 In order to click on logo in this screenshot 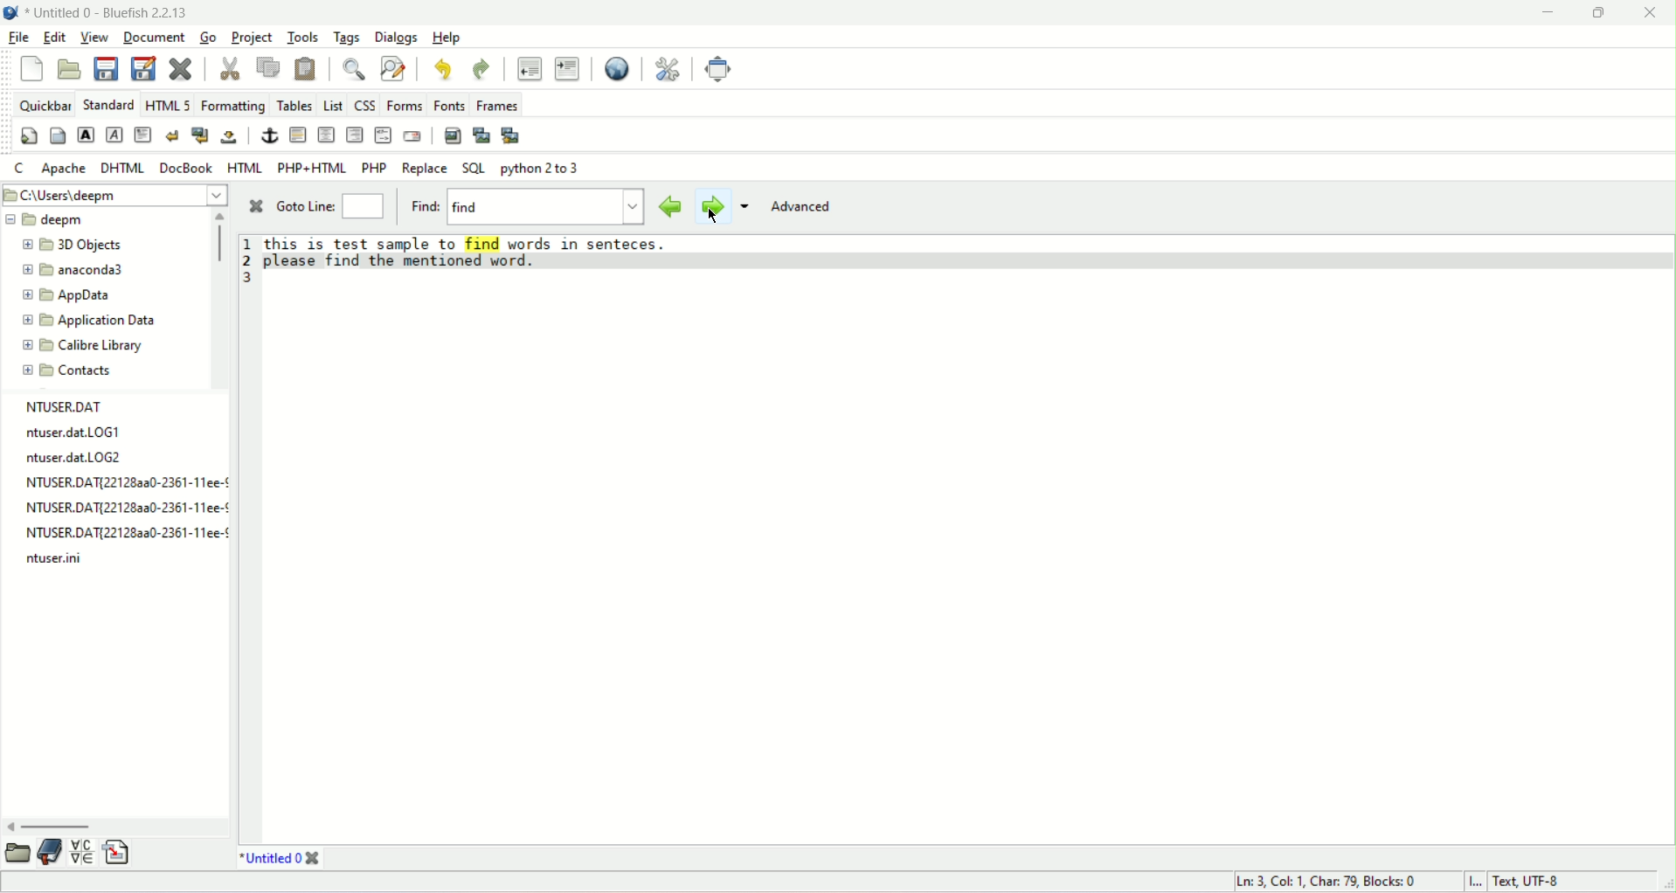, I will do `click(10, 12)`.